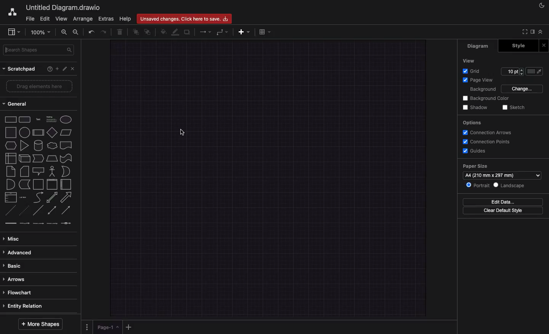 This screenshot has height=334, width=549. Describe the element at coordinates (46, 69) in the screenshot. I see `Help` at that location.